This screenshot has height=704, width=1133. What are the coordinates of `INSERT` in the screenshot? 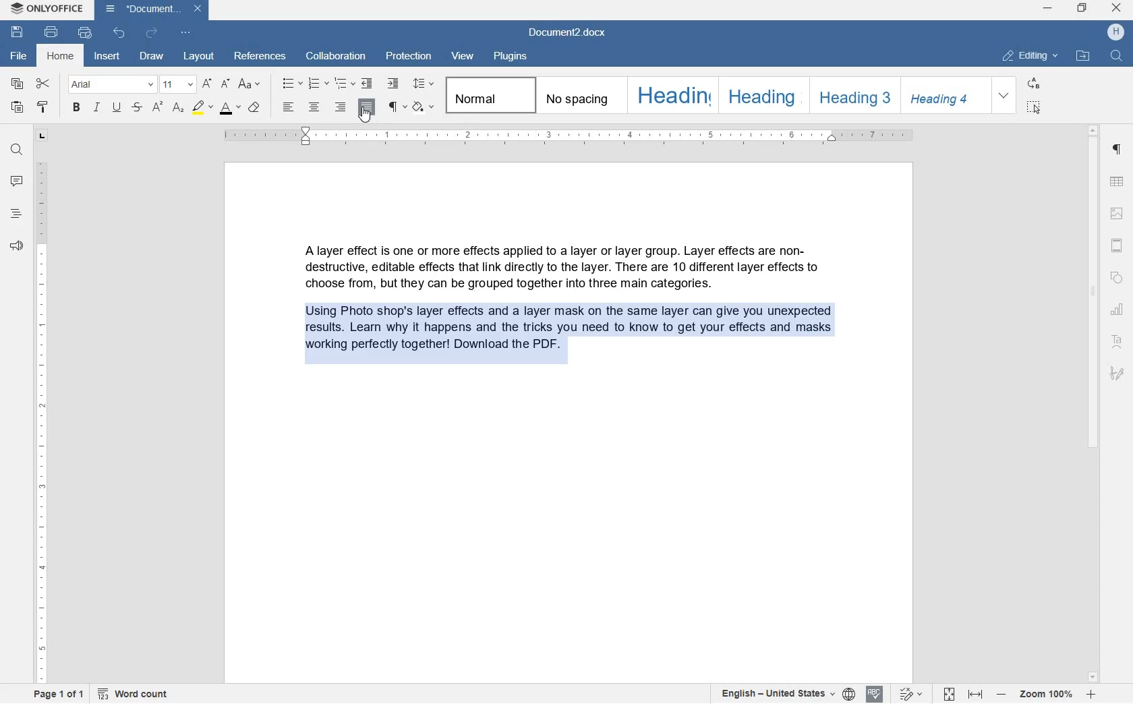 It's located at (108, 58).